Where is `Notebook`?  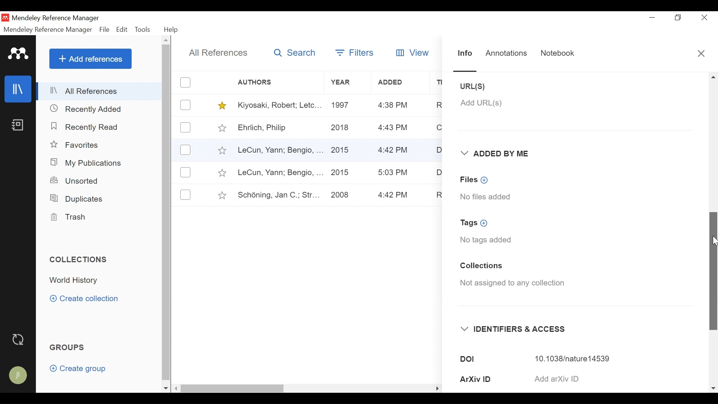 Notebook is located at coordinates (555, 54).